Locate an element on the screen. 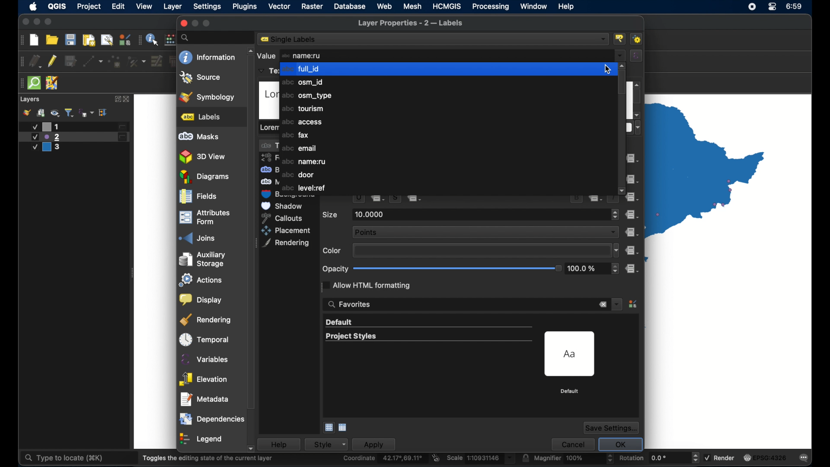 This screenshot has height=467, width=830. toggle editing is located at coordinates (52, 61).